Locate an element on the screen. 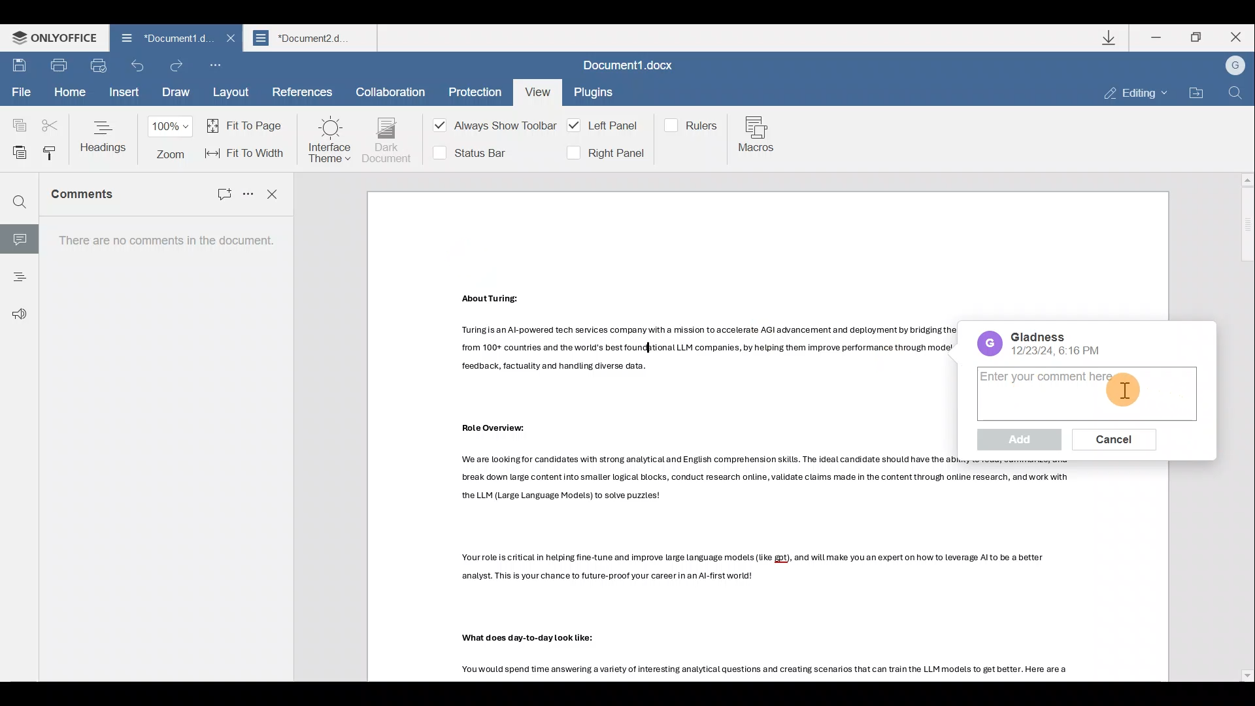 The width and height of the screenshot is (1255, 706). Headings is located at coordinates (105, 136).